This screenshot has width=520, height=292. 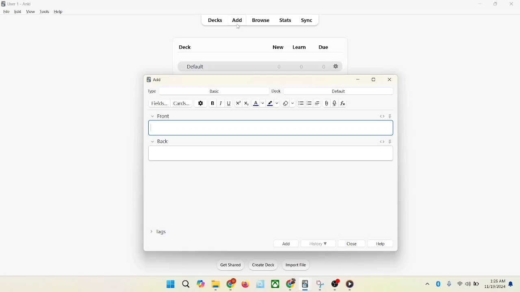 I want to click on settings, so click(x=201, y=103).